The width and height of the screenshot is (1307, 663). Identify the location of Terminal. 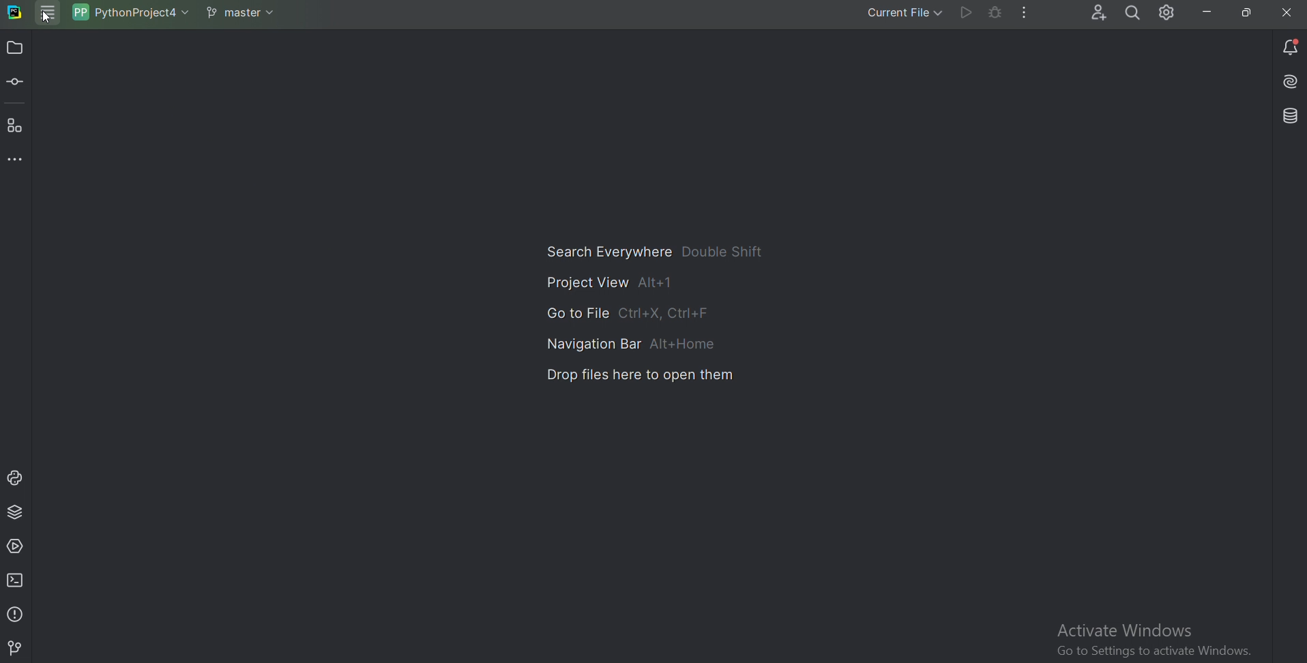
(18, 580).